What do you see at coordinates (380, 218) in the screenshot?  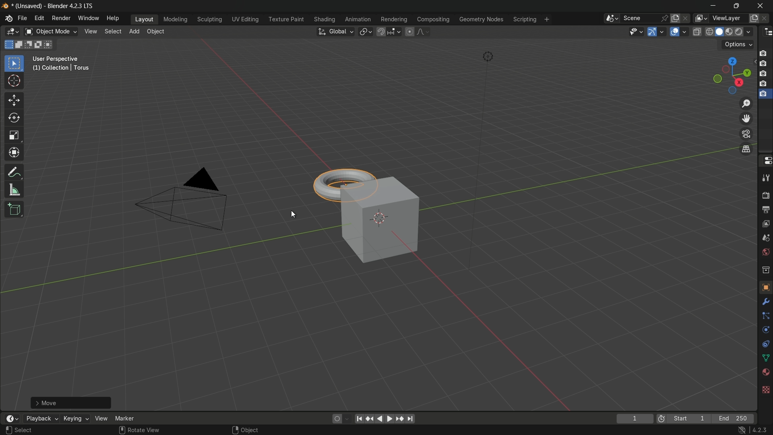 I see `Center point of view` at bounding box center [380, 218].